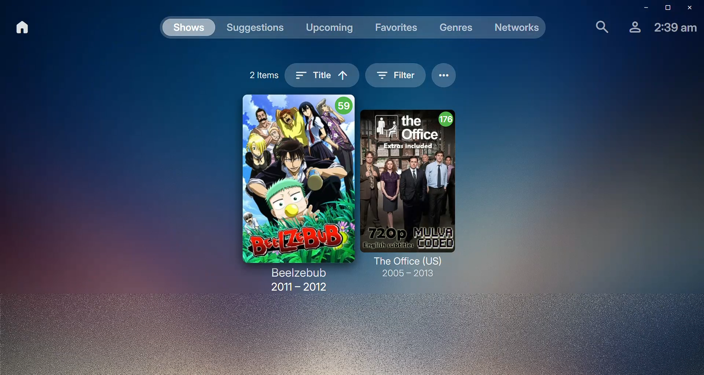  Describe the element at coordinates (331, 28) in the screenshot. I see `Upcoming` at that location.